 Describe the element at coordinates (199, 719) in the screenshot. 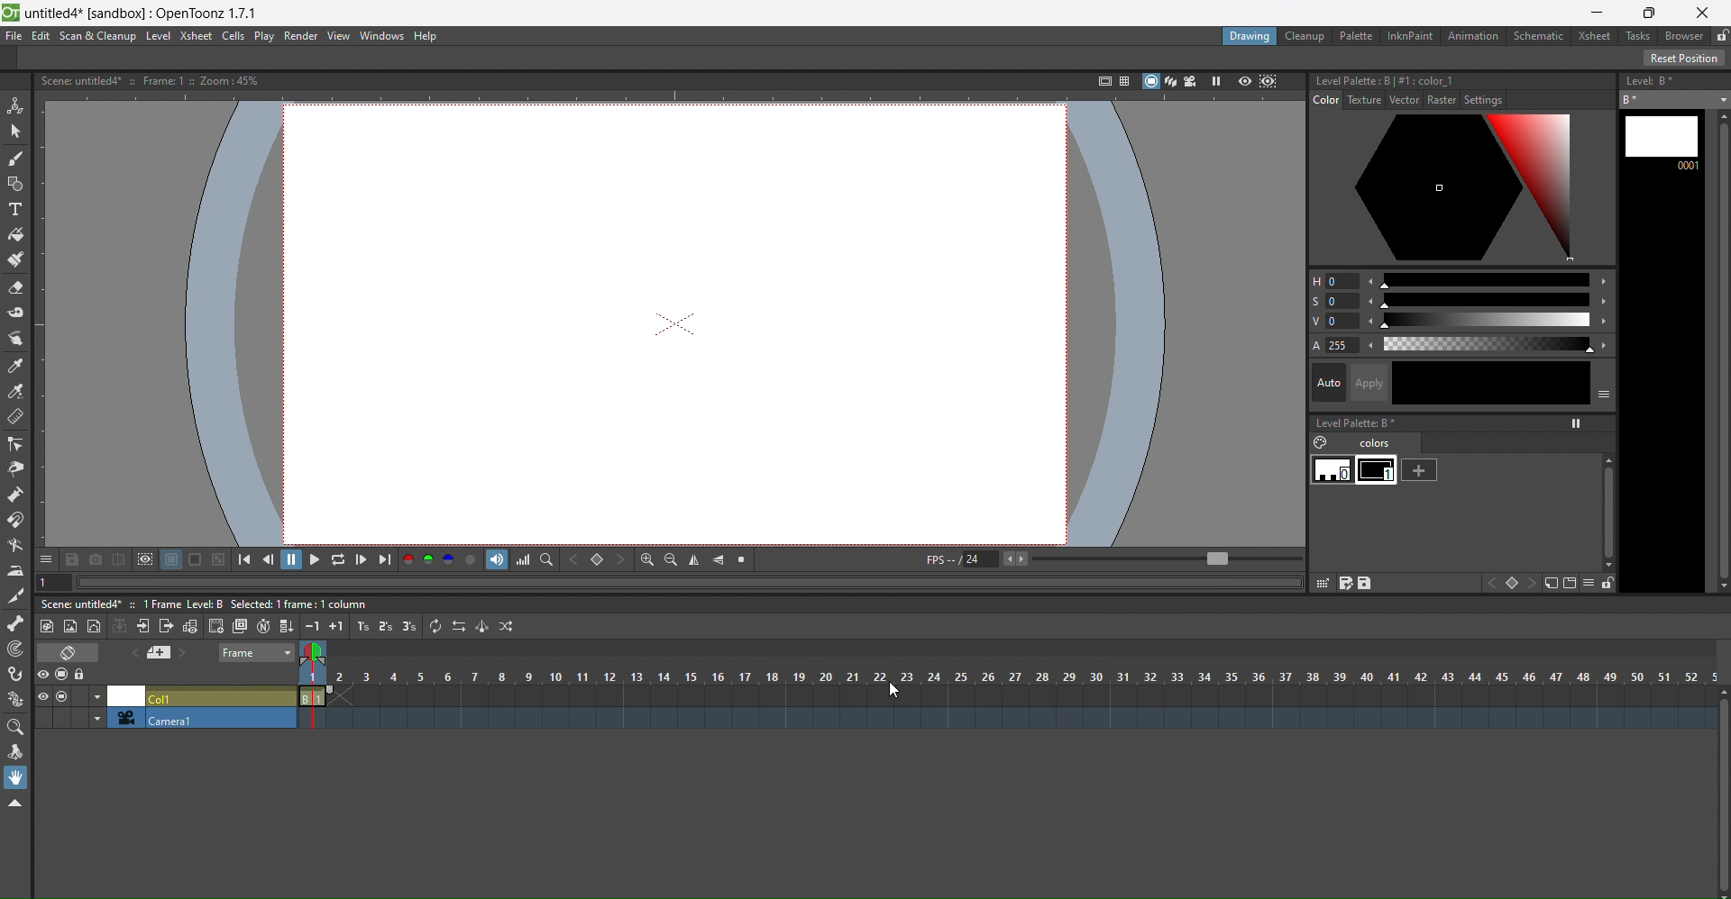

I see `camera1` at that location.